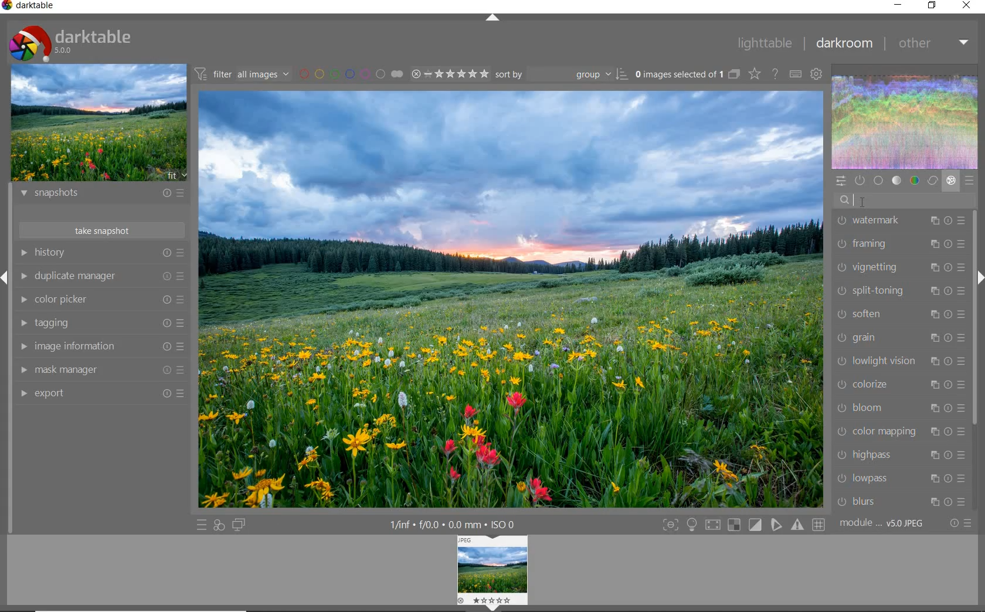 The image size is (985, 612). Describe the element at coordinates (100, 300) in the screenshot. I see `color picker` at that location.